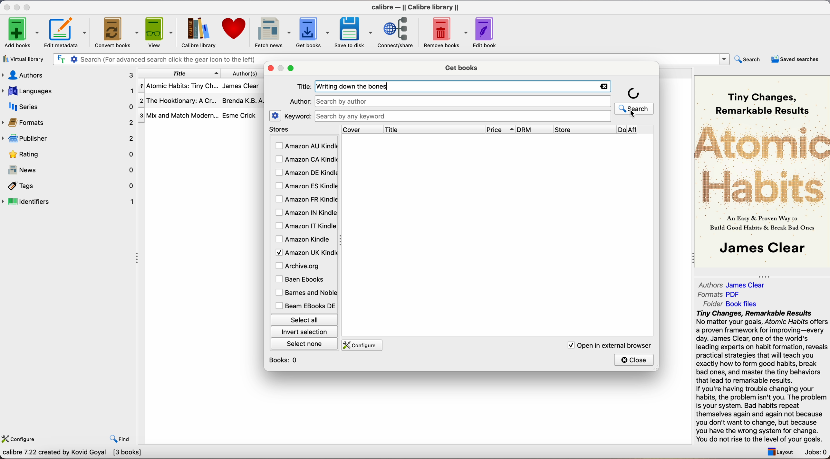  Describe the element at coordinates (69, 107) in the screenshot. I see `series` at that location.